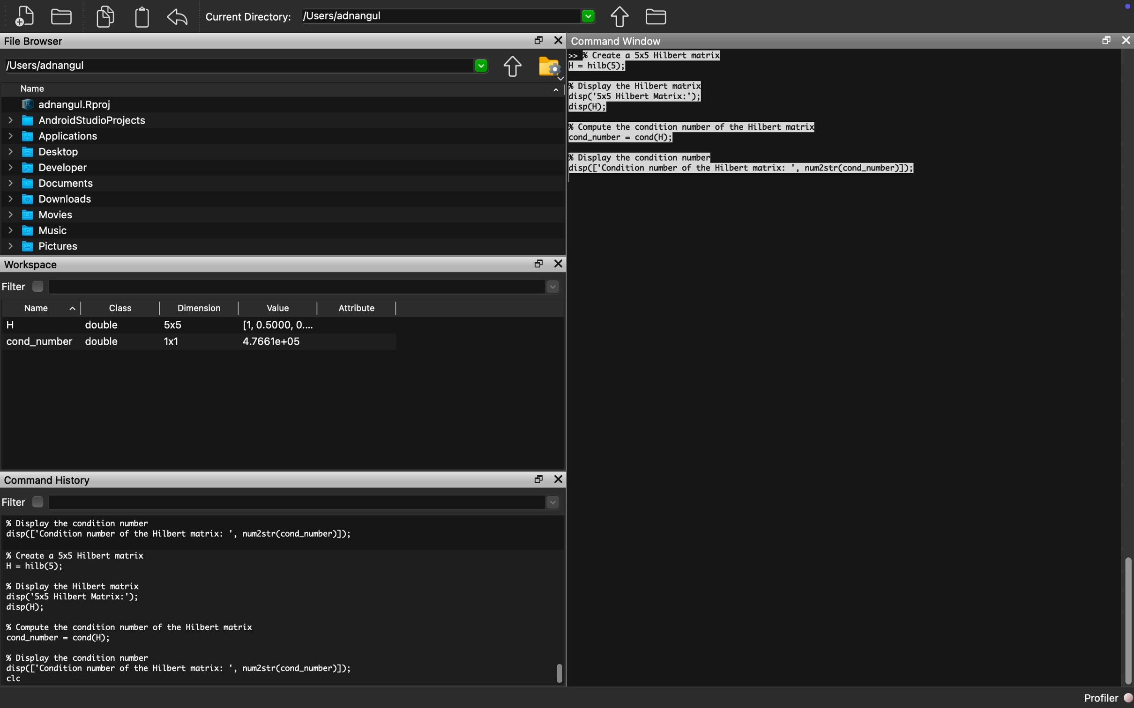 This screenshot has height=708, width=1134. What do you see at coordinates (750, 113) in the screenshot?
I see `>> % Create a 5x5 Hilbert matrixH = hilb(5);% Display the Hilbert matrixdisp('5x5 Hilbert Matrix:');disp(H);% Compute the condition number of the Hilbert matrixcond_number = cond(H);% Display the condition numberdisp(['Condition number of the Hilbert matrix: ', num2str(cond_number)]);` at bounding box center [750, 113].